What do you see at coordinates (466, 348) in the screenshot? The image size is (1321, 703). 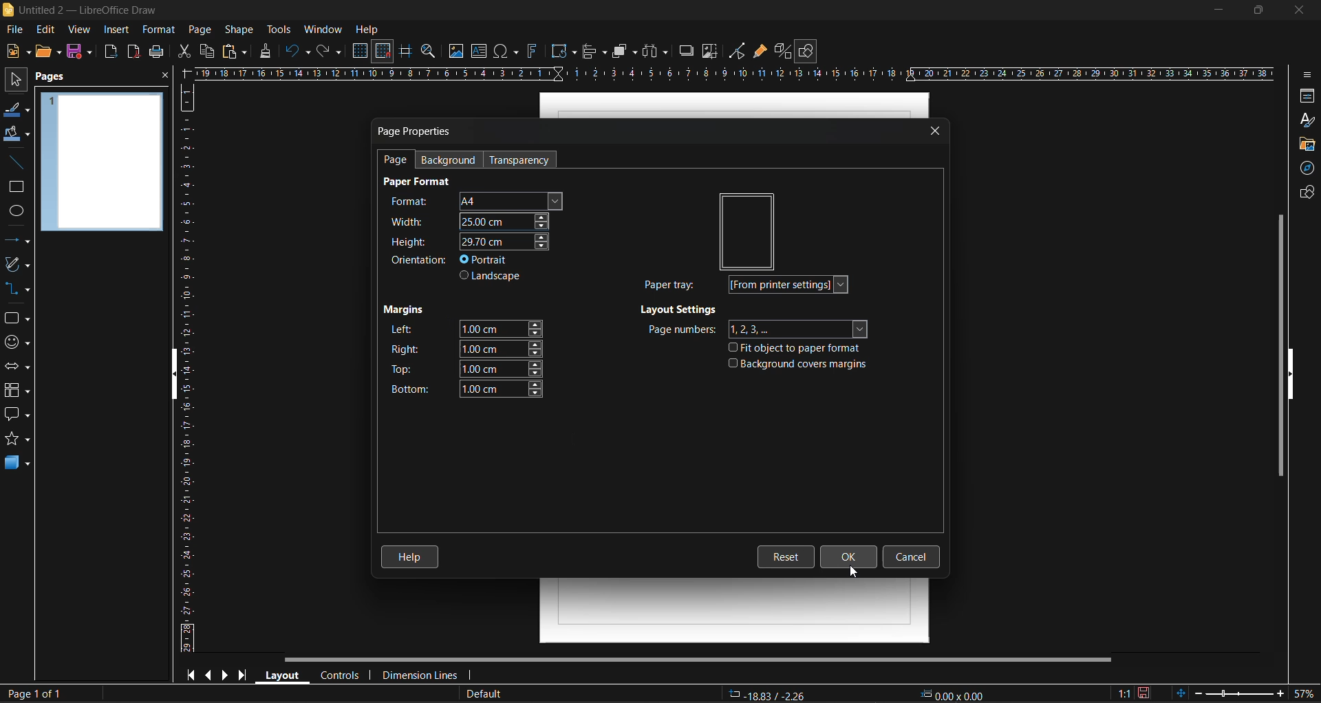 I see `right` at bounding box center [466, 348].